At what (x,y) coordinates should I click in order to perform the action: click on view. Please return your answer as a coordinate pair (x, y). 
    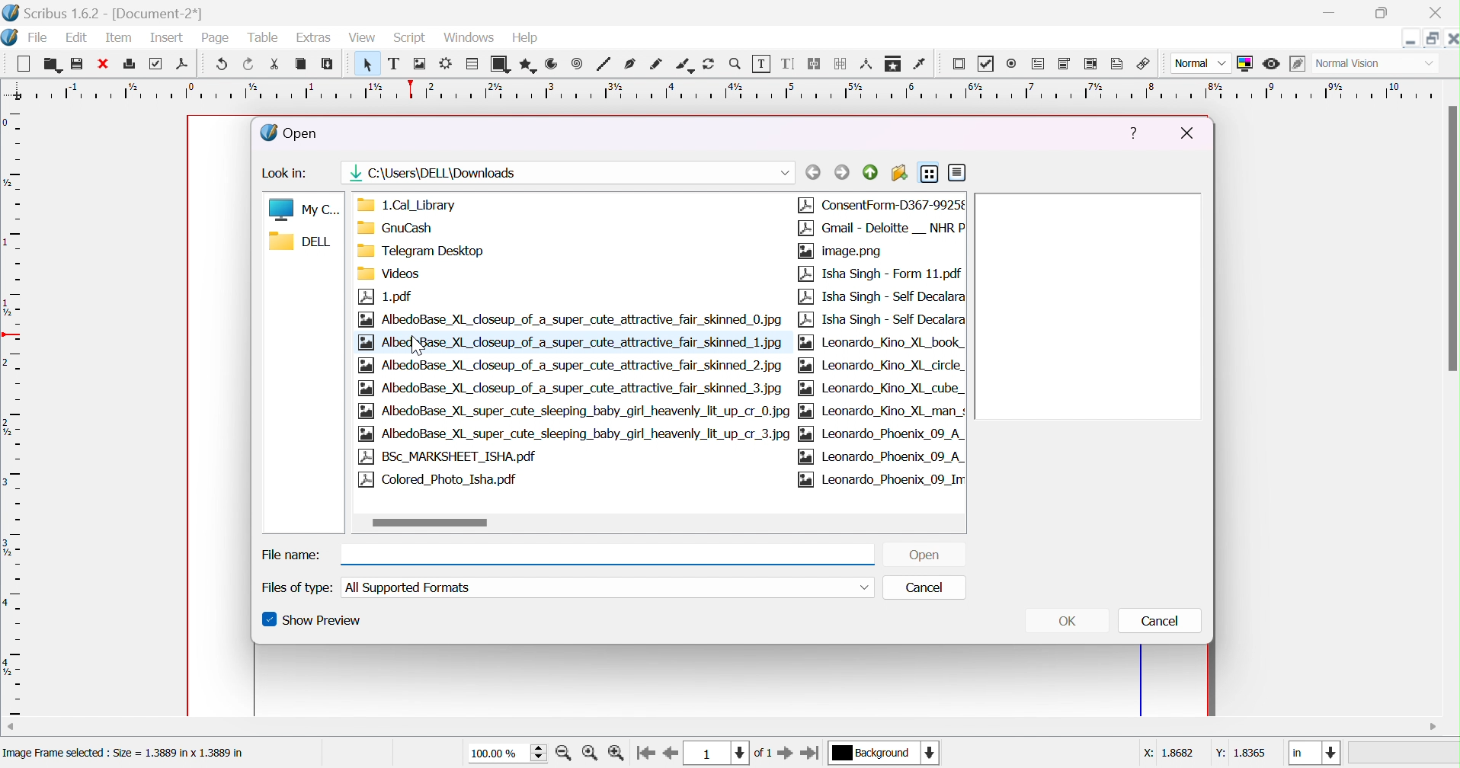
    Looking at the image, I should click on (360, 37).